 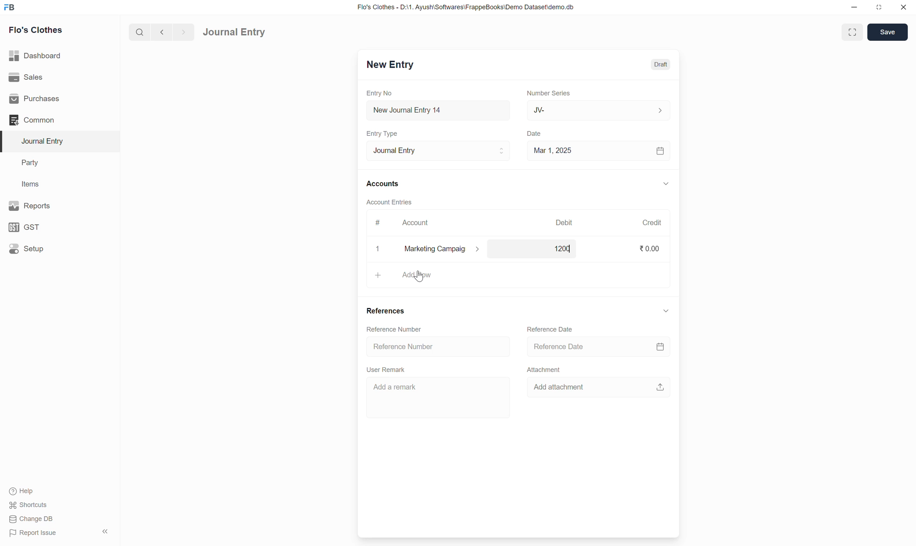 What do you see at coordinates (420, 110) in the screenshot?
I see `New Journal Entry 14` at bounding box center [420, 110].